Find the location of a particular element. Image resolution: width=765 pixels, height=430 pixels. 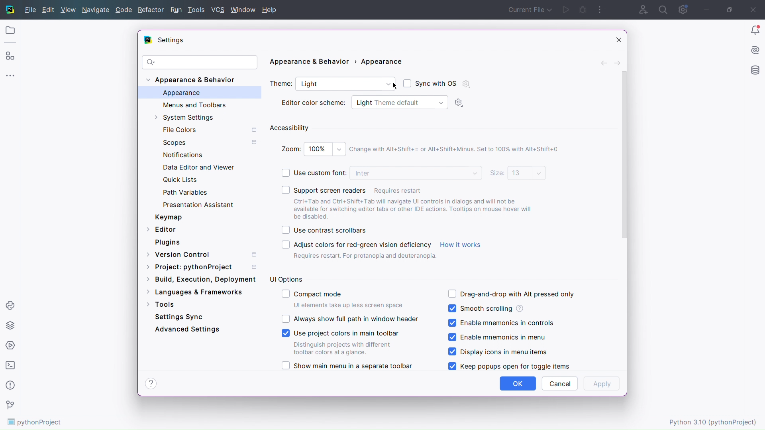

Notifications is located at coordinates (181, 154).